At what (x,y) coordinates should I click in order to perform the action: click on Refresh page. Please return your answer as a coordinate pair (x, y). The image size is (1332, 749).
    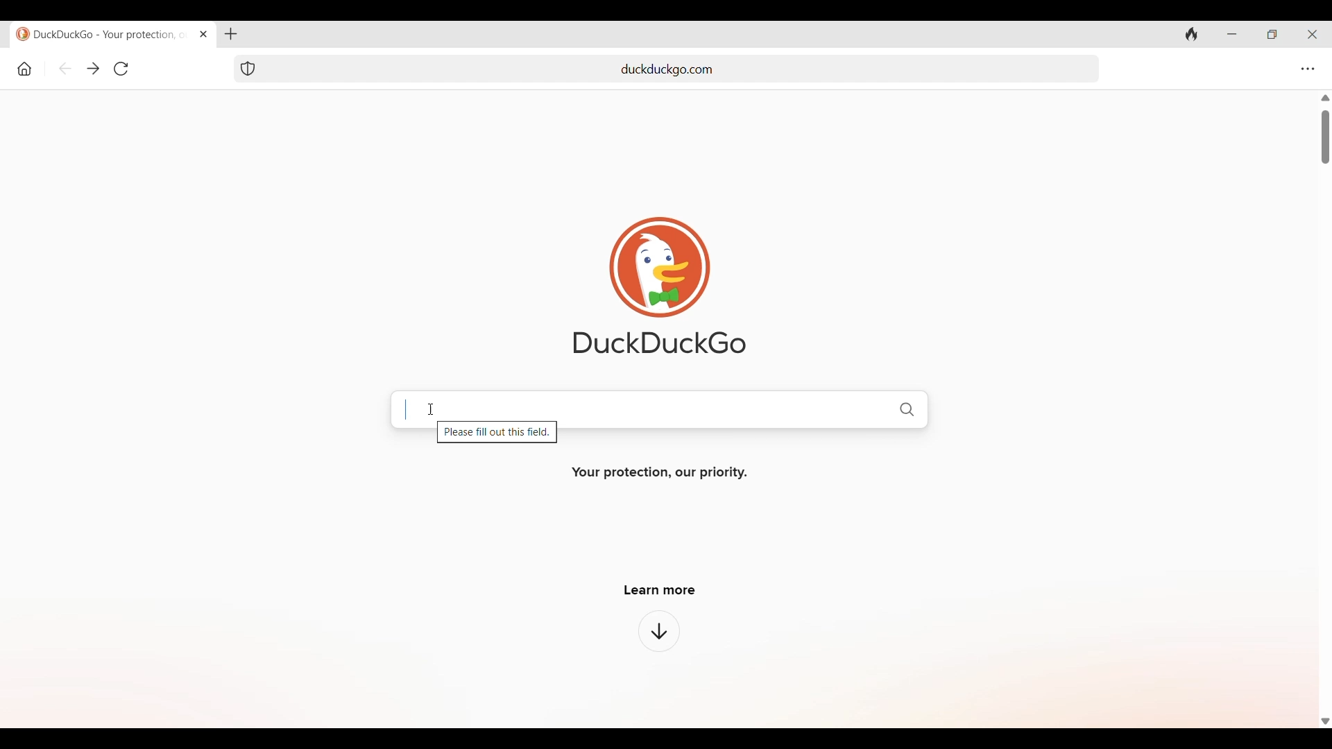
    Looking at the image, I should click on (121, 69).